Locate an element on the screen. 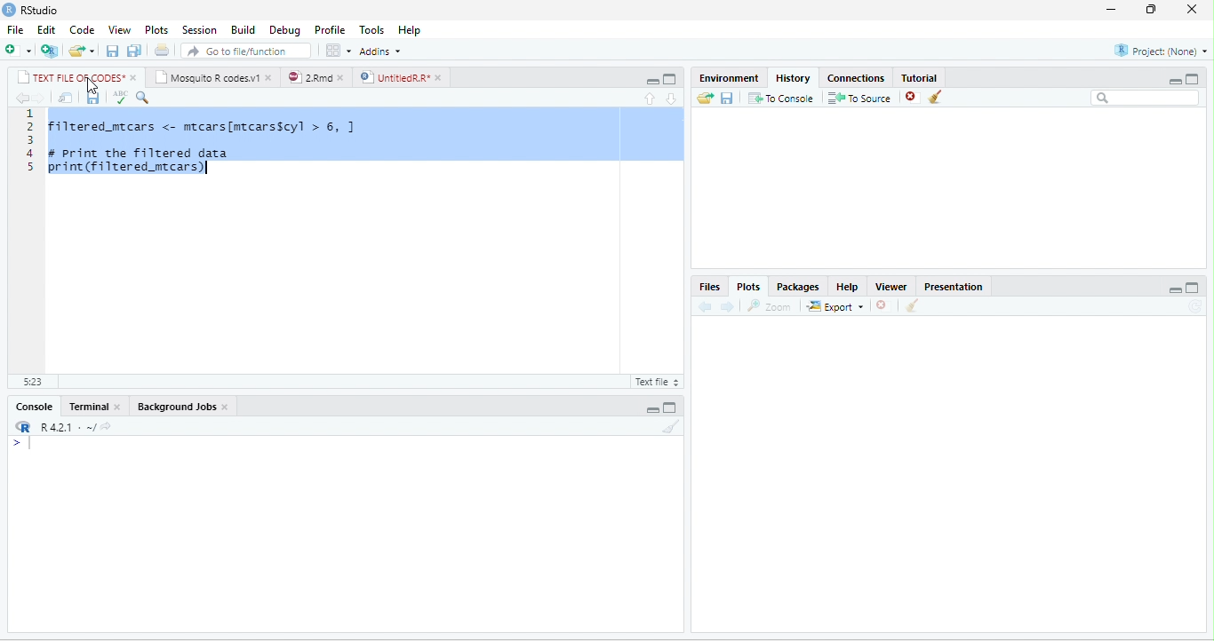  Packages is located at coordinates (798, 287).